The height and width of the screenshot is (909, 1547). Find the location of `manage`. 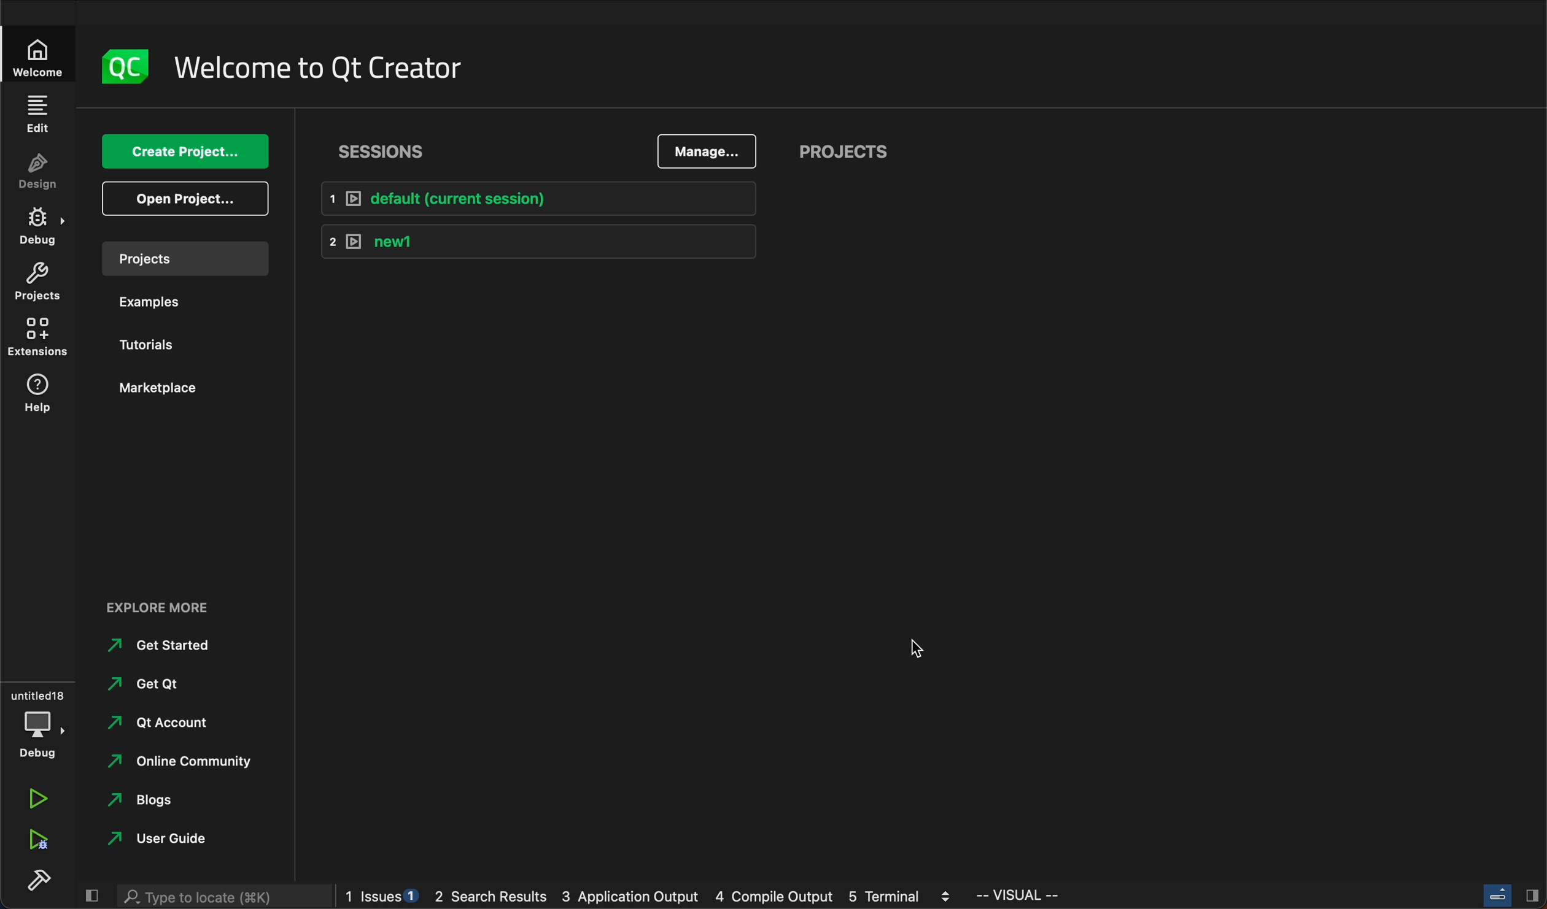

manage is located at coordinates (710, 148).